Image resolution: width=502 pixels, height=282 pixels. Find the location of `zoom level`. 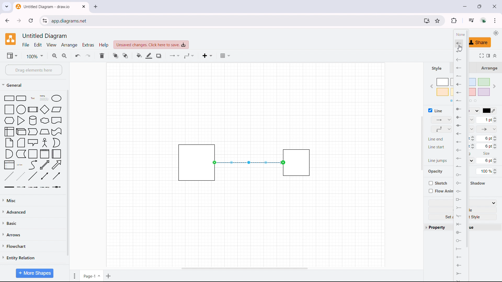

zoom level is located at coordinates (35, 56).